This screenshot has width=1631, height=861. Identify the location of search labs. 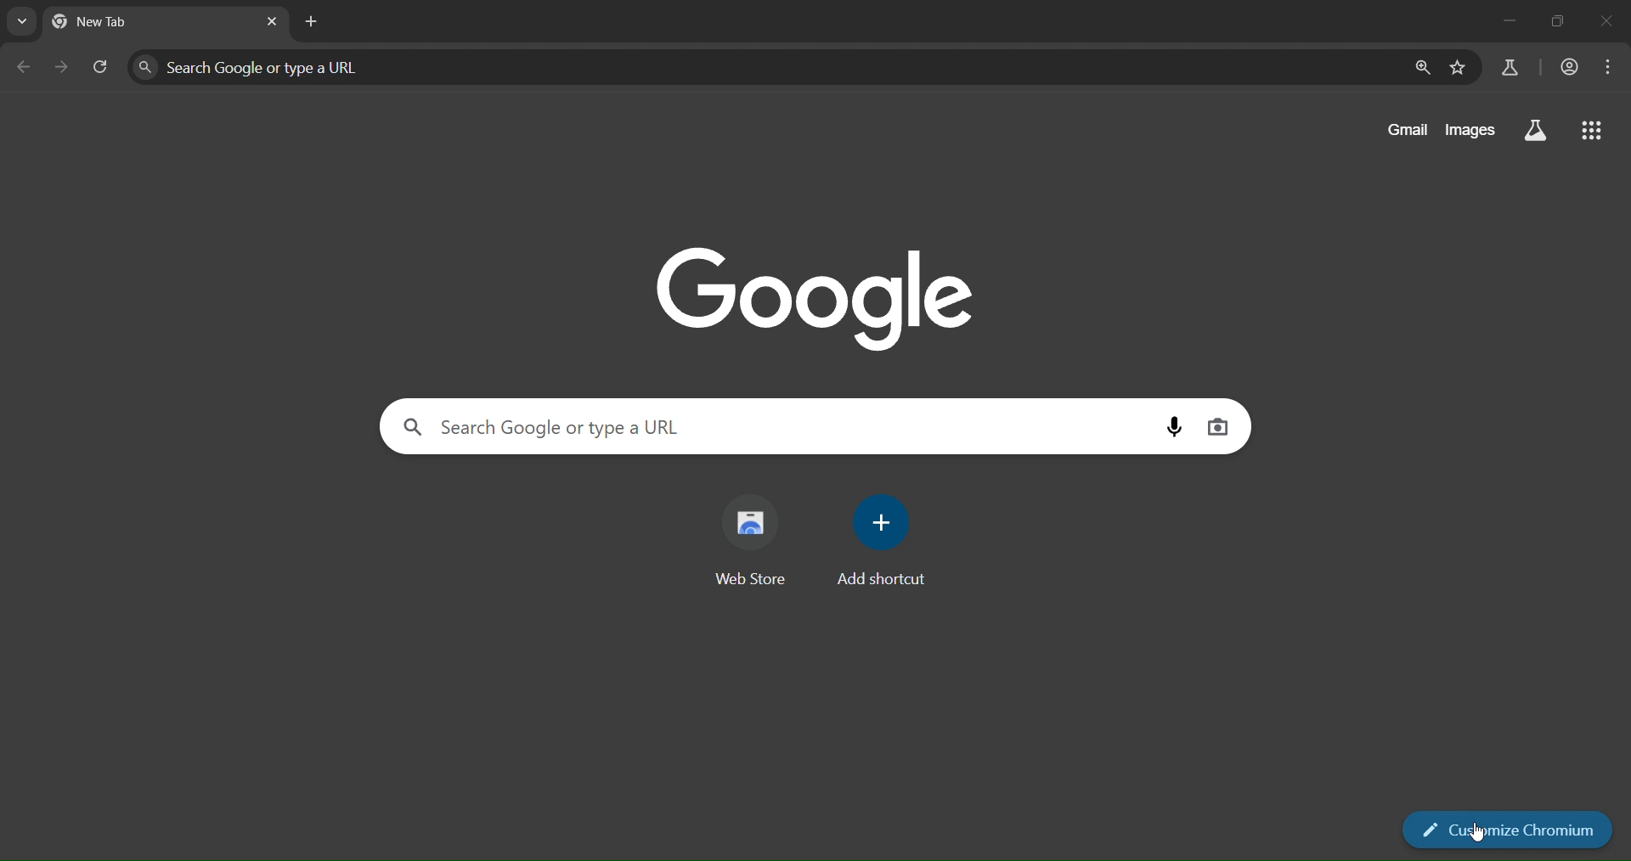
(1509, 67).